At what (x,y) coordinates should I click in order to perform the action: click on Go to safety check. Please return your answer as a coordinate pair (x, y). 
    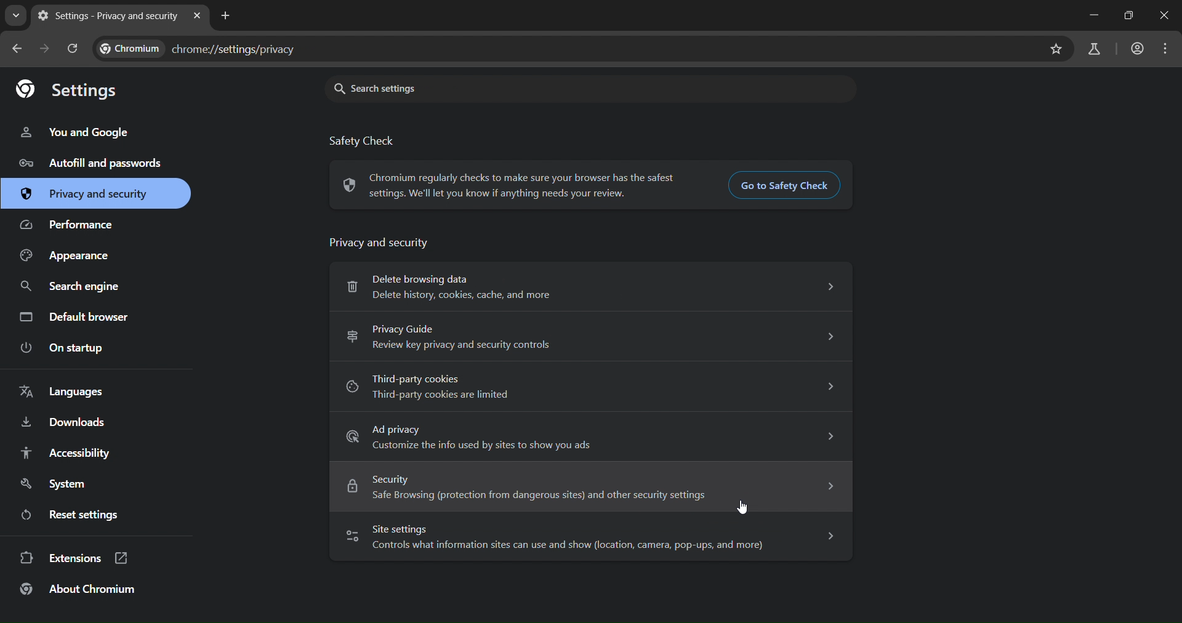
    Looking at the image, I should click on (782, 185).